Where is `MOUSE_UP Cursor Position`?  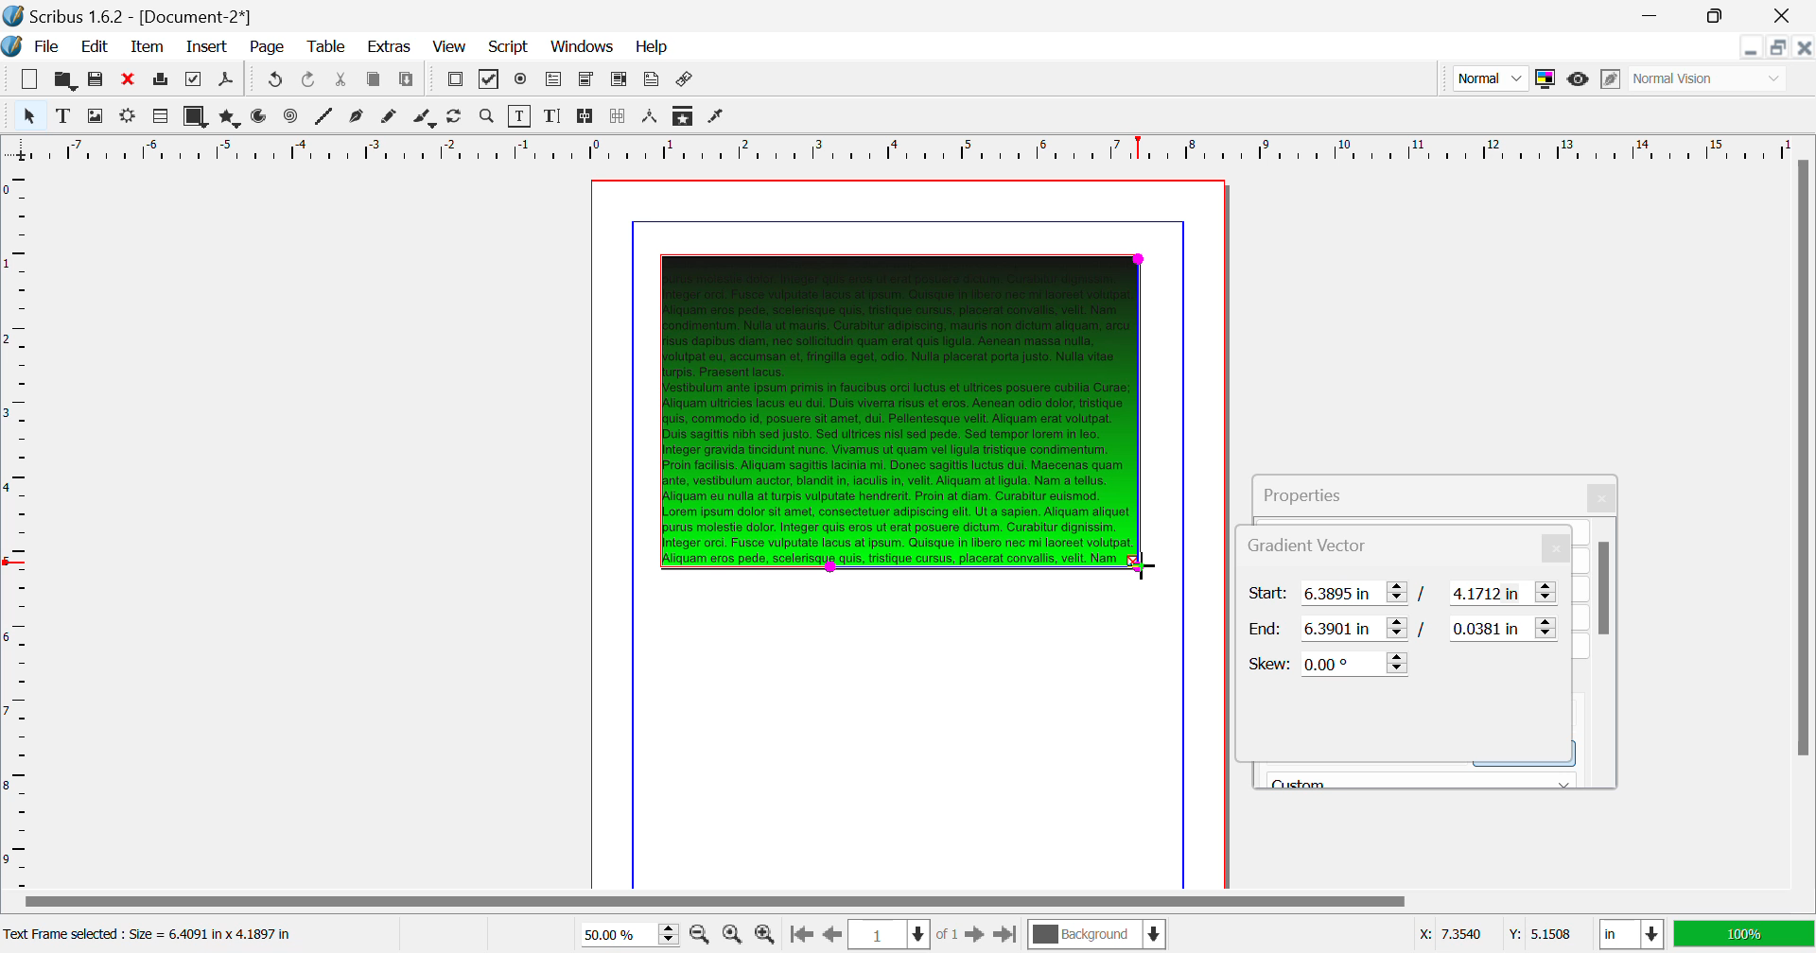 MOUSE_UP Cursor Position is located at coordinates (1144, 567).